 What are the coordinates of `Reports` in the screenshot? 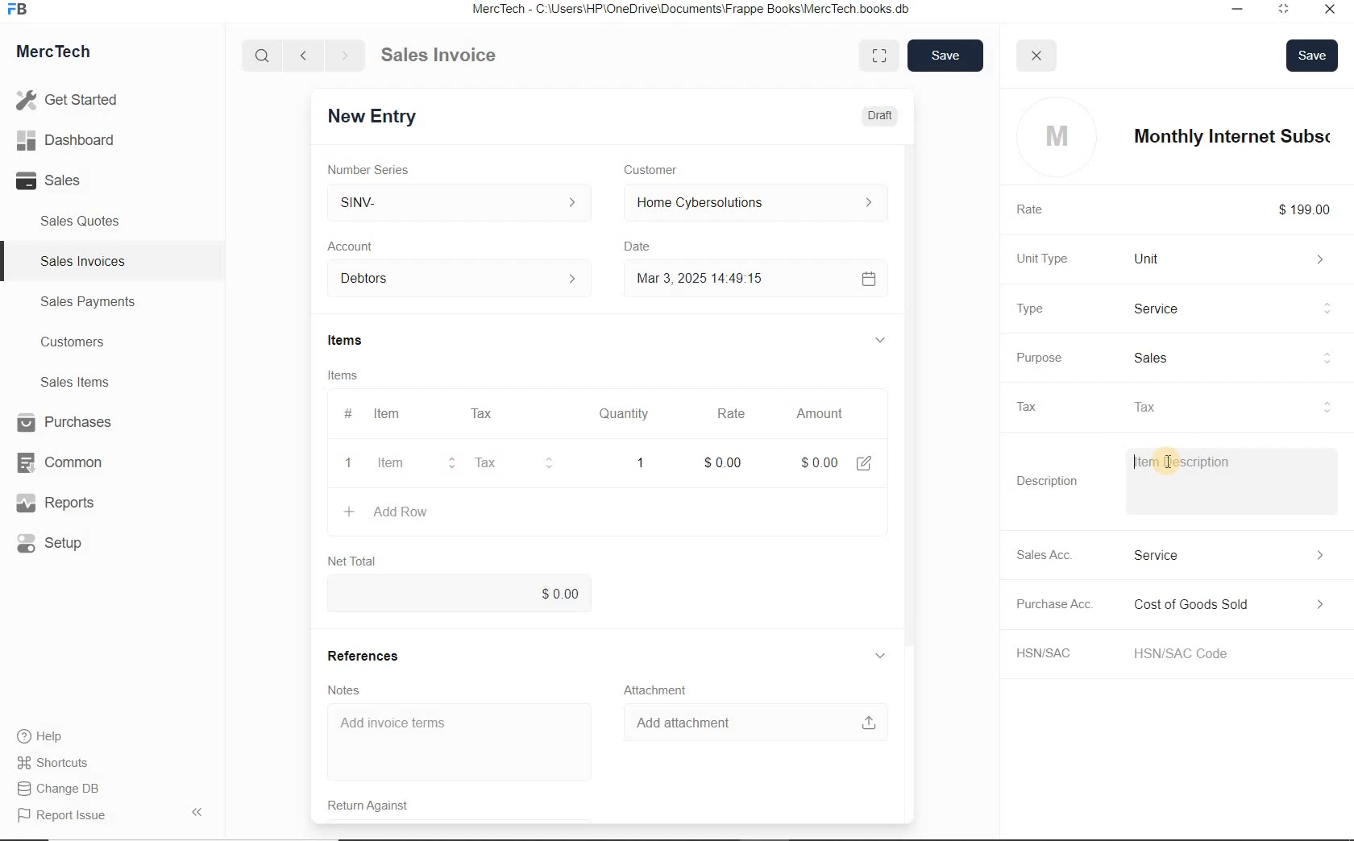 It's located at (68, 503).